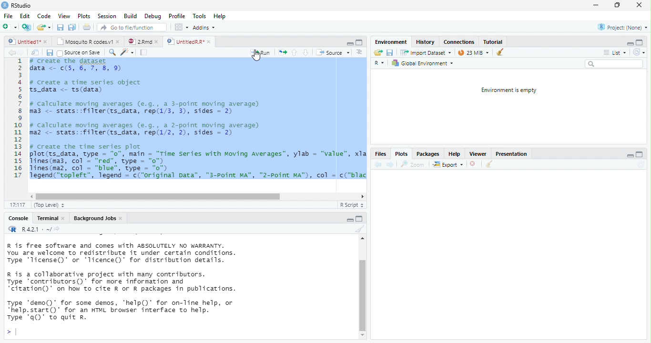 The image size is (651, 343). I want to click on Connections, so click(458, 42).